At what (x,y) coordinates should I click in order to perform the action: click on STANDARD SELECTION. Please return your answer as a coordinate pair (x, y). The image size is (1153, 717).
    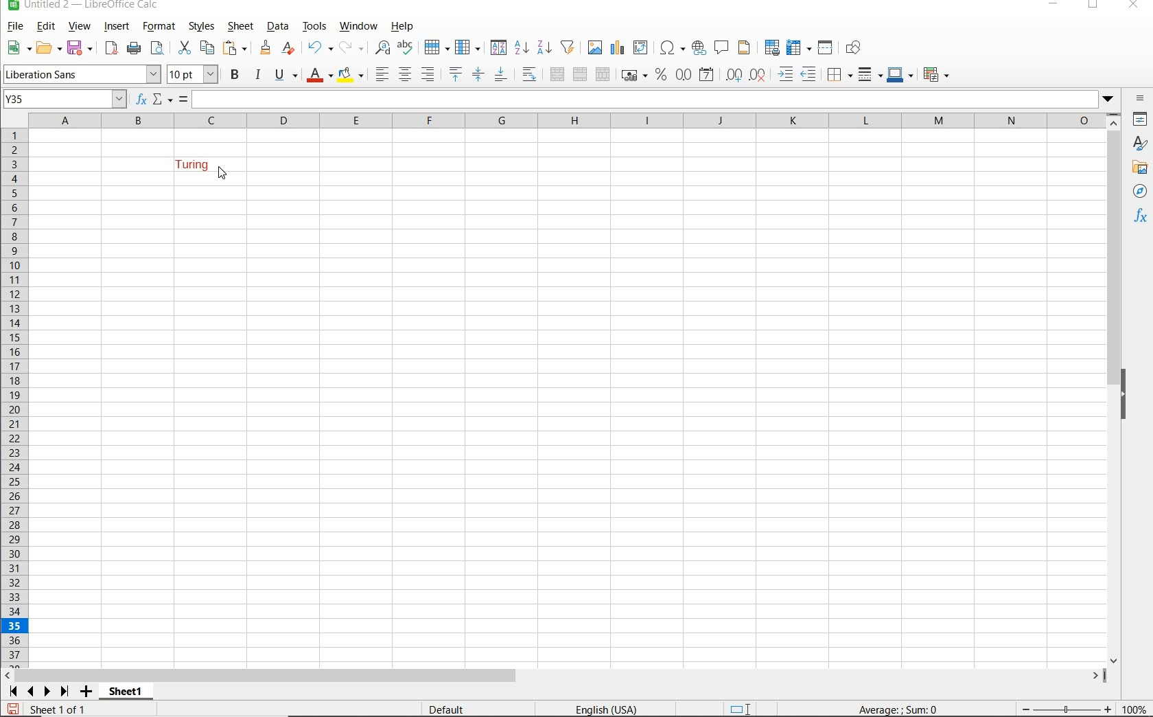
    Looking at the image, I should click on (740, 709).